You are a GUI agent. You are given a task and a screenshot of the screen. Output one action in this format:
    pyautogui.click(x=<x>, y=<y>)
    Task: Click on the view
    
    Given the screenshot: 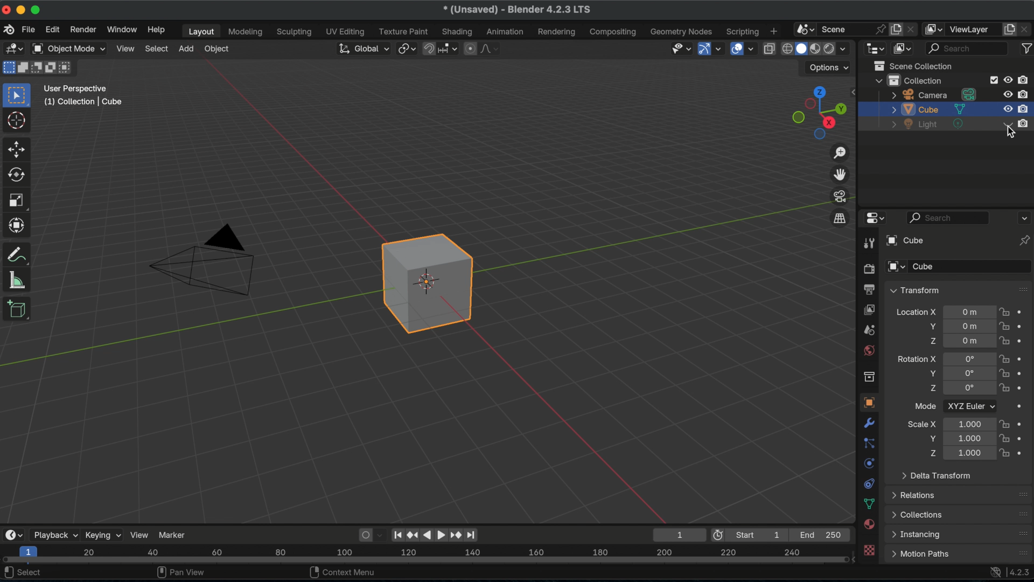 What is the action you would take?
    pyautogui.click(x=140, y=534)
    